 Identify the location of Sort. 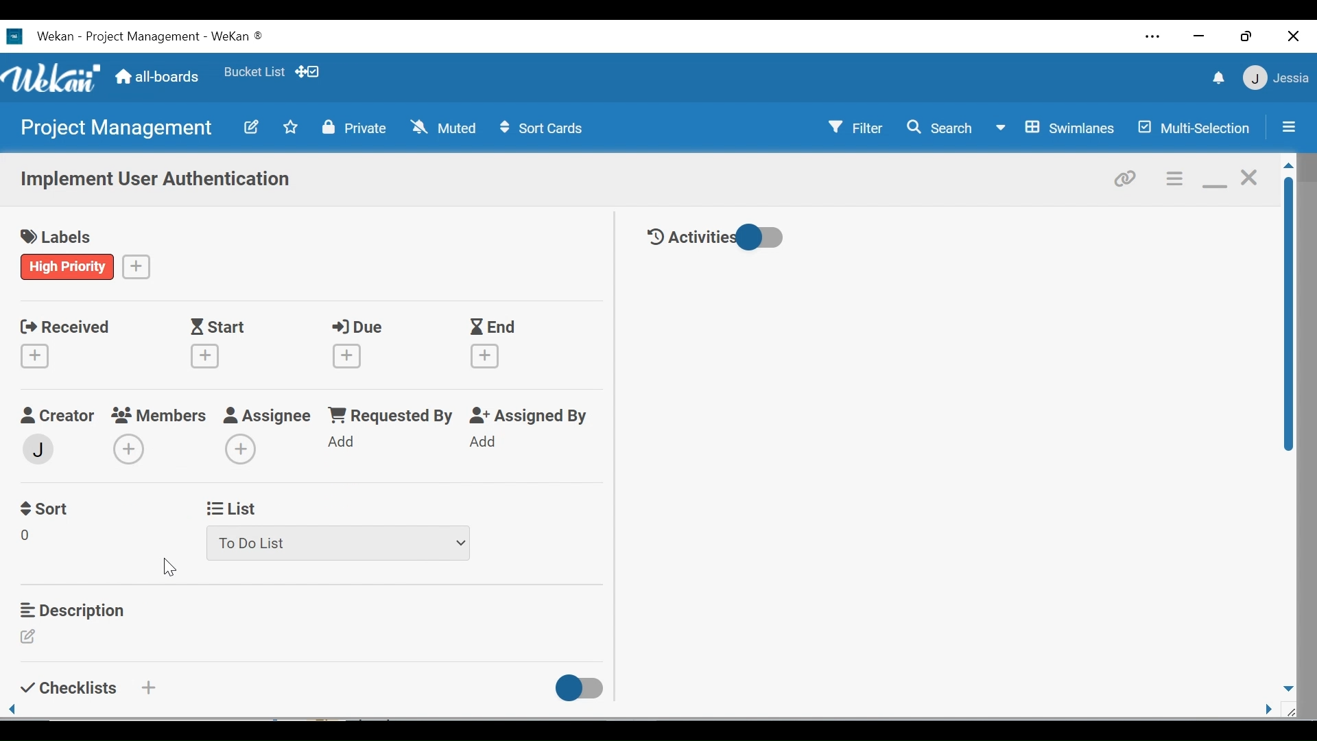
(46, 509).